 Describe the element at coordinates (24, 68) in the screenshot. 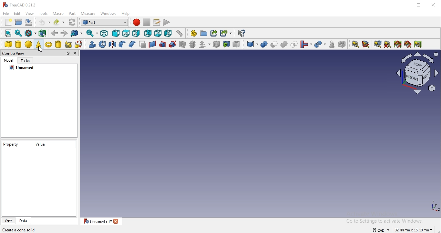

I see `unnamed` at that location.